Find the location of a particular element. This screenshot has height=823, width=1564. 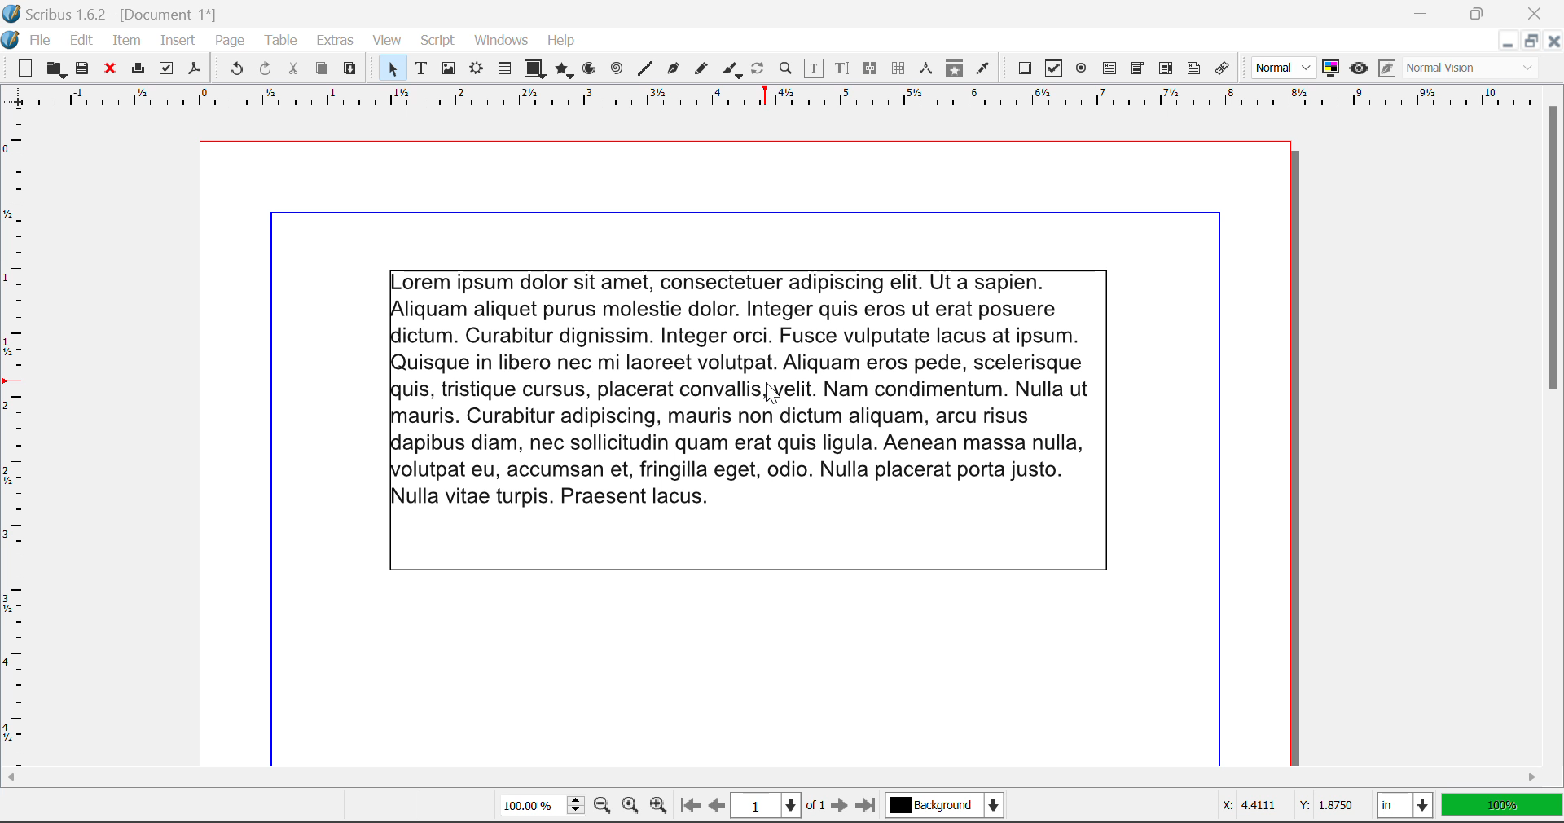

Restore Down is located at coordinates (1506, 42).